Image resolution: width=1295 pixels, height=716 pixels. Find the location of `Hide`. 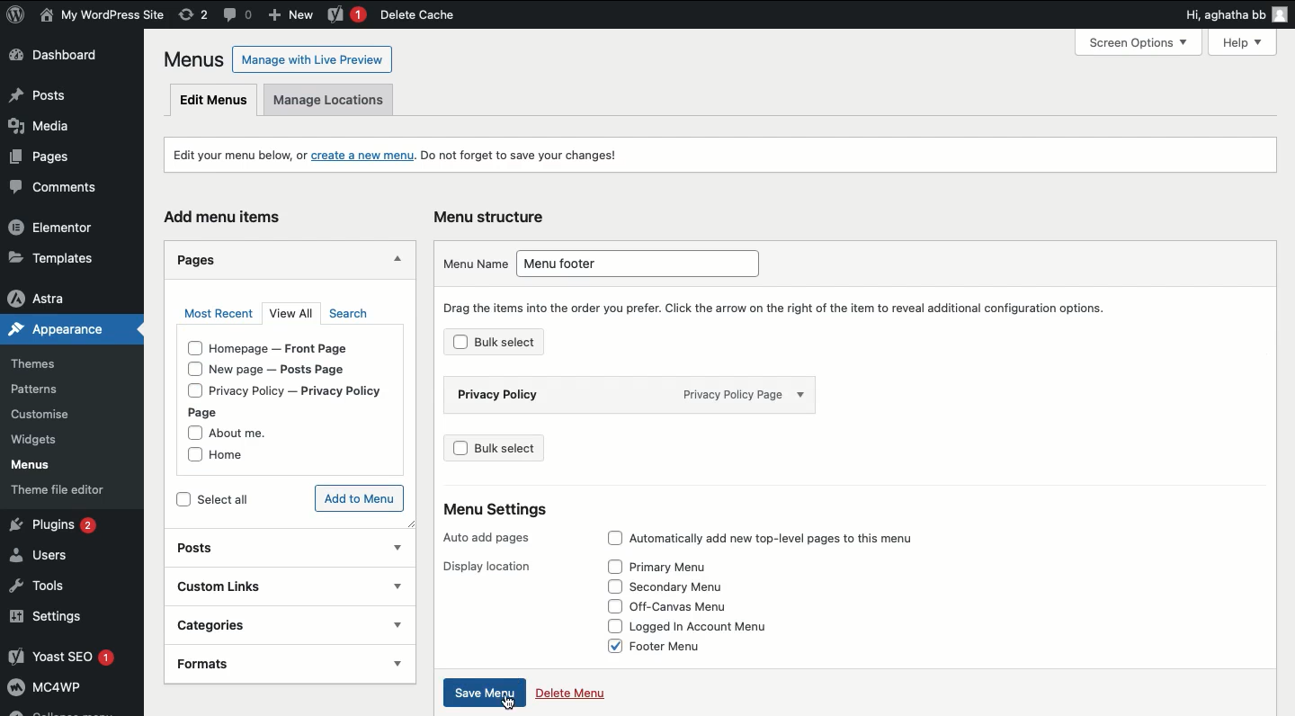

Hide is located at coordinates (398, 258).